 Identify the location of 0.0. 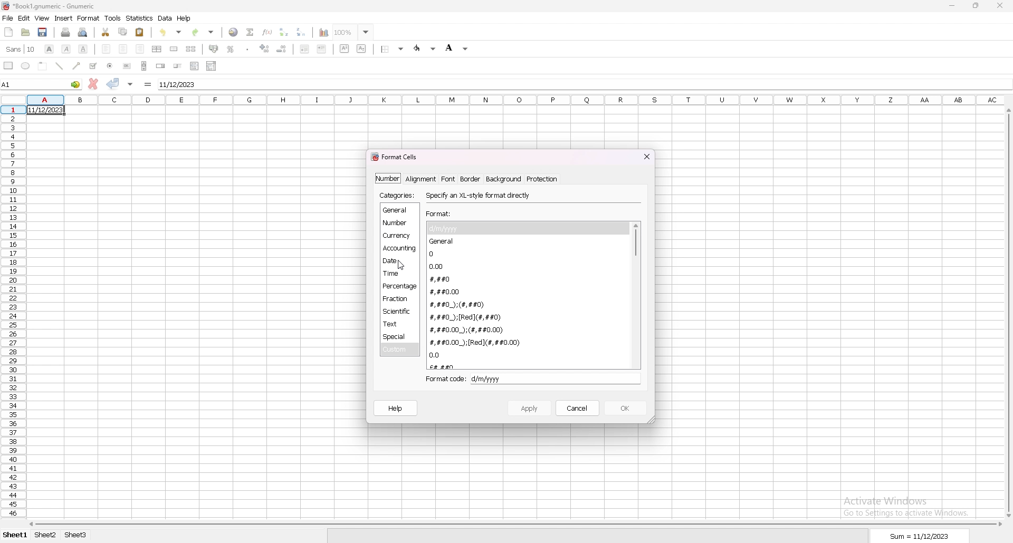
(438, 355).